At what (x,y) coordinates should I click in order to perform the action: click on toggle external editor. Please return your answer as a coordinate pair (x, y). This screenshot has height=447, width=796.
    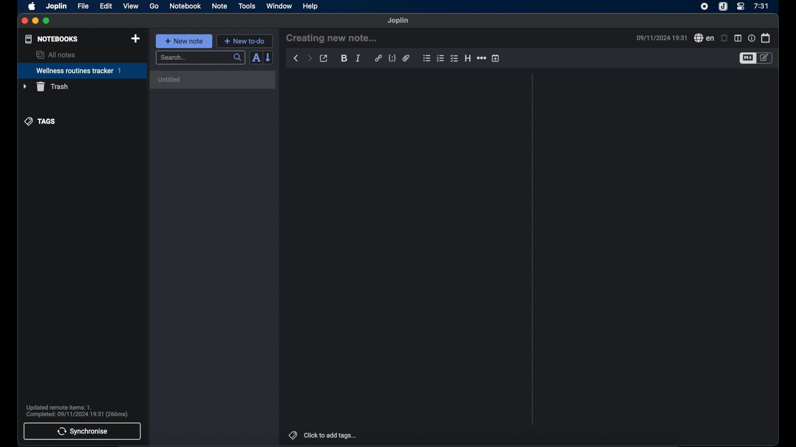
    Looking at the image, I should click on (324, 58).